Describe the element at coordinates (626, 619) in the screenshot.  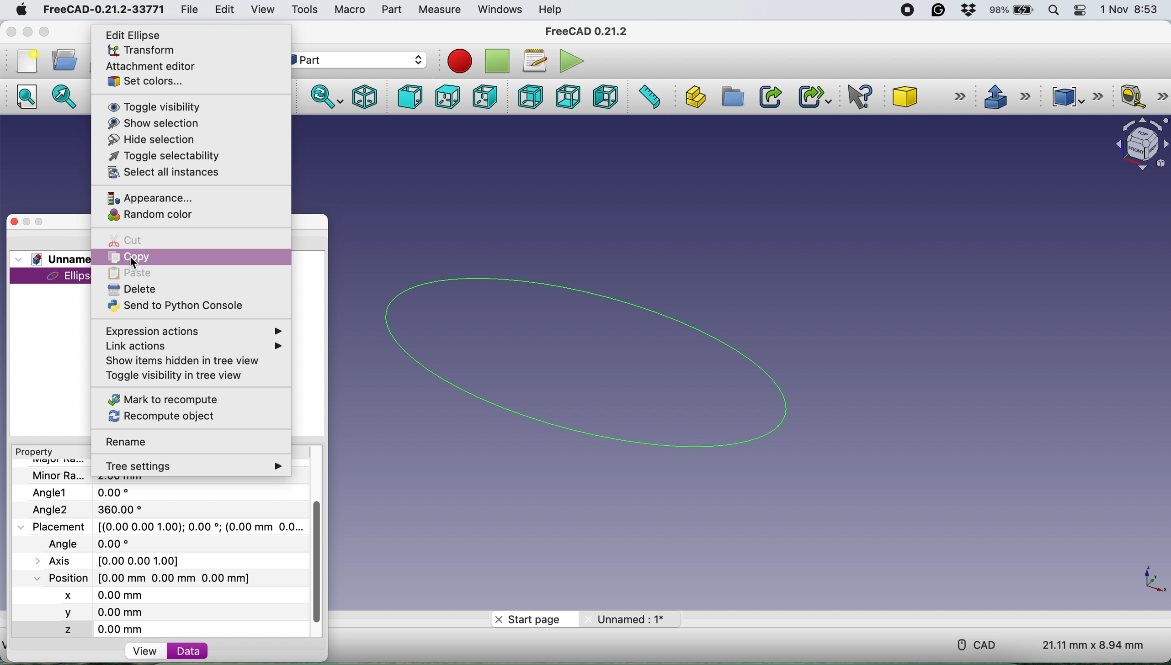
I see `unnamed` at that location.